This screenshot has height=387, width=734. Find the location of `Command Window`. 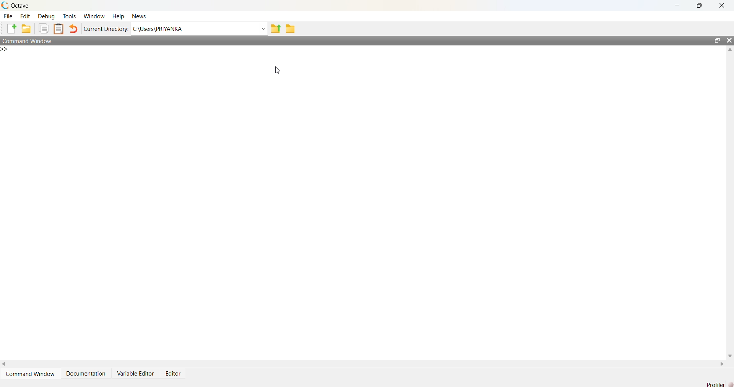

Command Window is located at coordinates (30, 40).